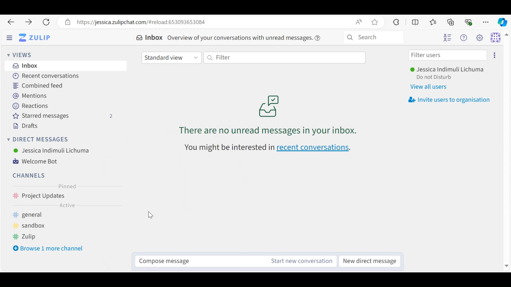  What do you see at coordinates (39, 162) in the screenshot?
I see `Welcome Bot` at bounding box center [39, 162].